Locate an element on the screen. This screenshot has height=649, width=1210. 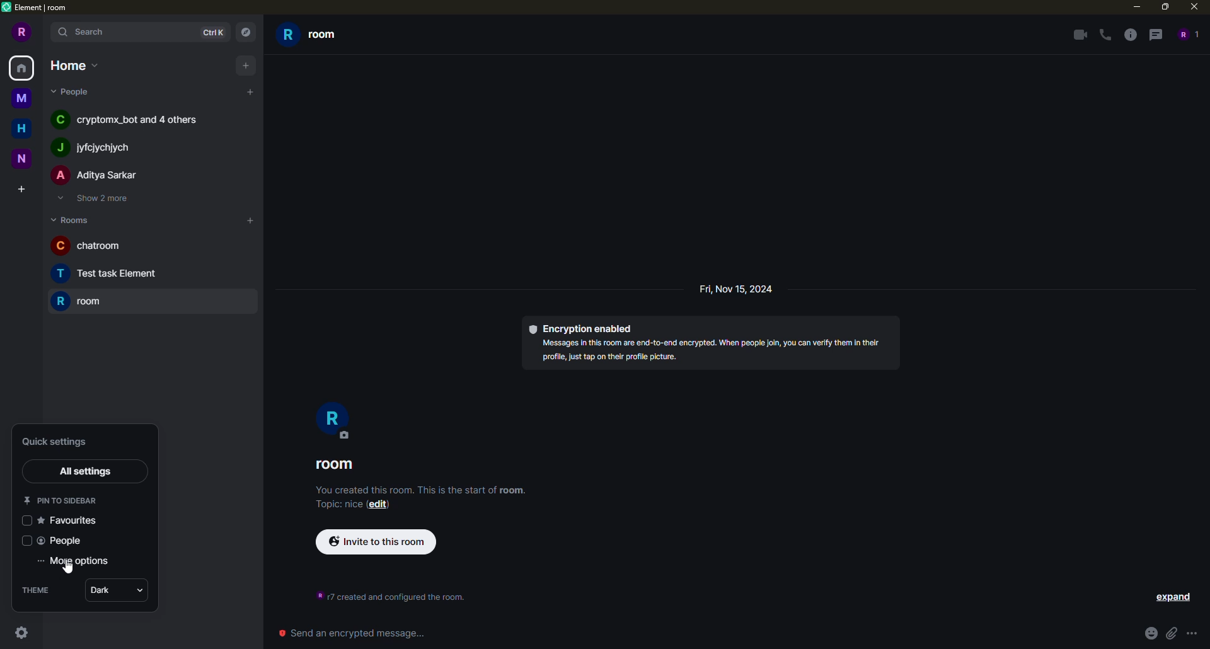
threads is located at coordinates (1158, 35).